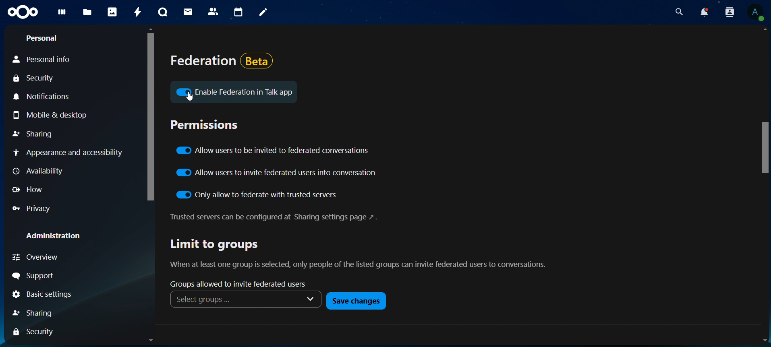  What do you see at coordinates (31, 209) in the screenshot?
I see `Privacy` at bounding box center [31, 209].